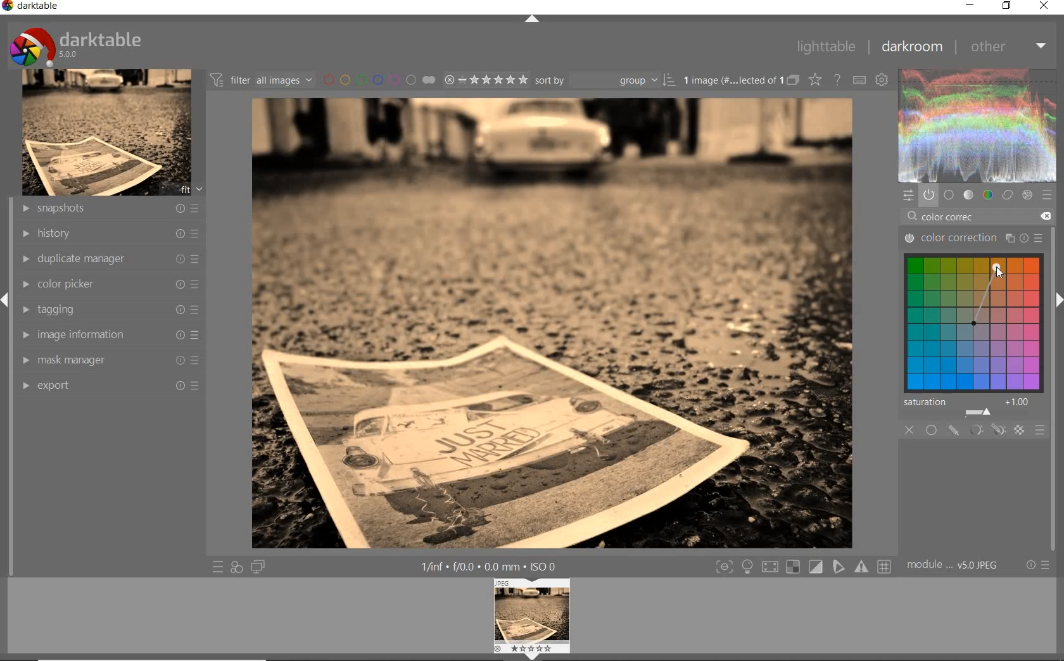 The image size is (1064, 661). What do you see at coordinates (33, 6) in the screenshot?
I see `darktable` at bounding box center [33, 6].